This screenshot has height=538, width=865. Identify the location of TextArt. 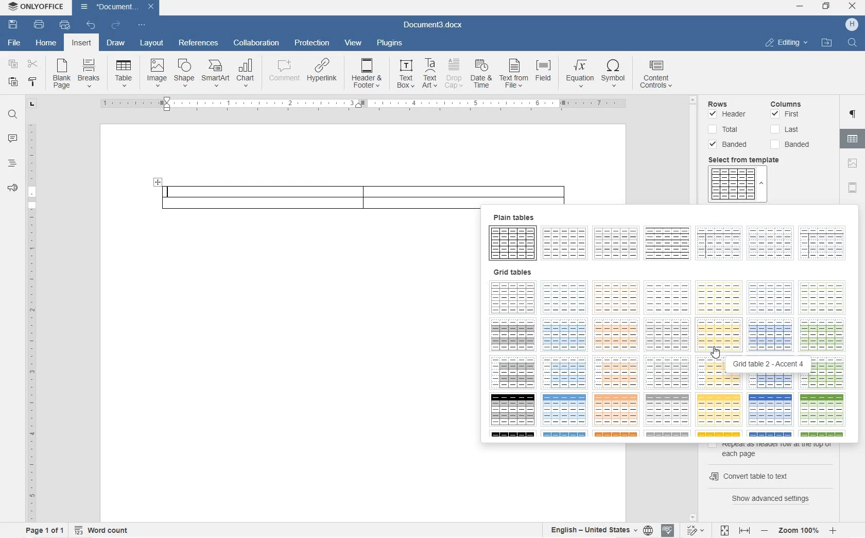
(430, 73).